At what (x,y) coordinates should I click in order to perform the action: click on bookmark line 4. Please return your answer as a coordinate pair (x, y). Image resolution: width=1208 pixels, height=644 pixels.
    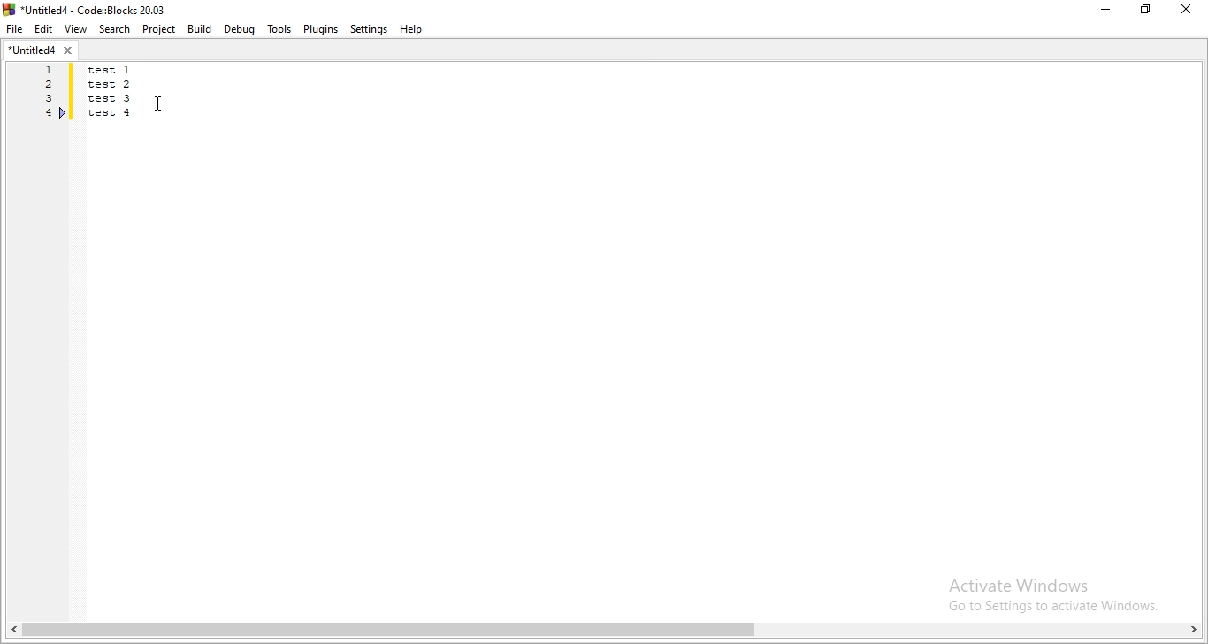
    Looking at the image, I should click on (63, 112).